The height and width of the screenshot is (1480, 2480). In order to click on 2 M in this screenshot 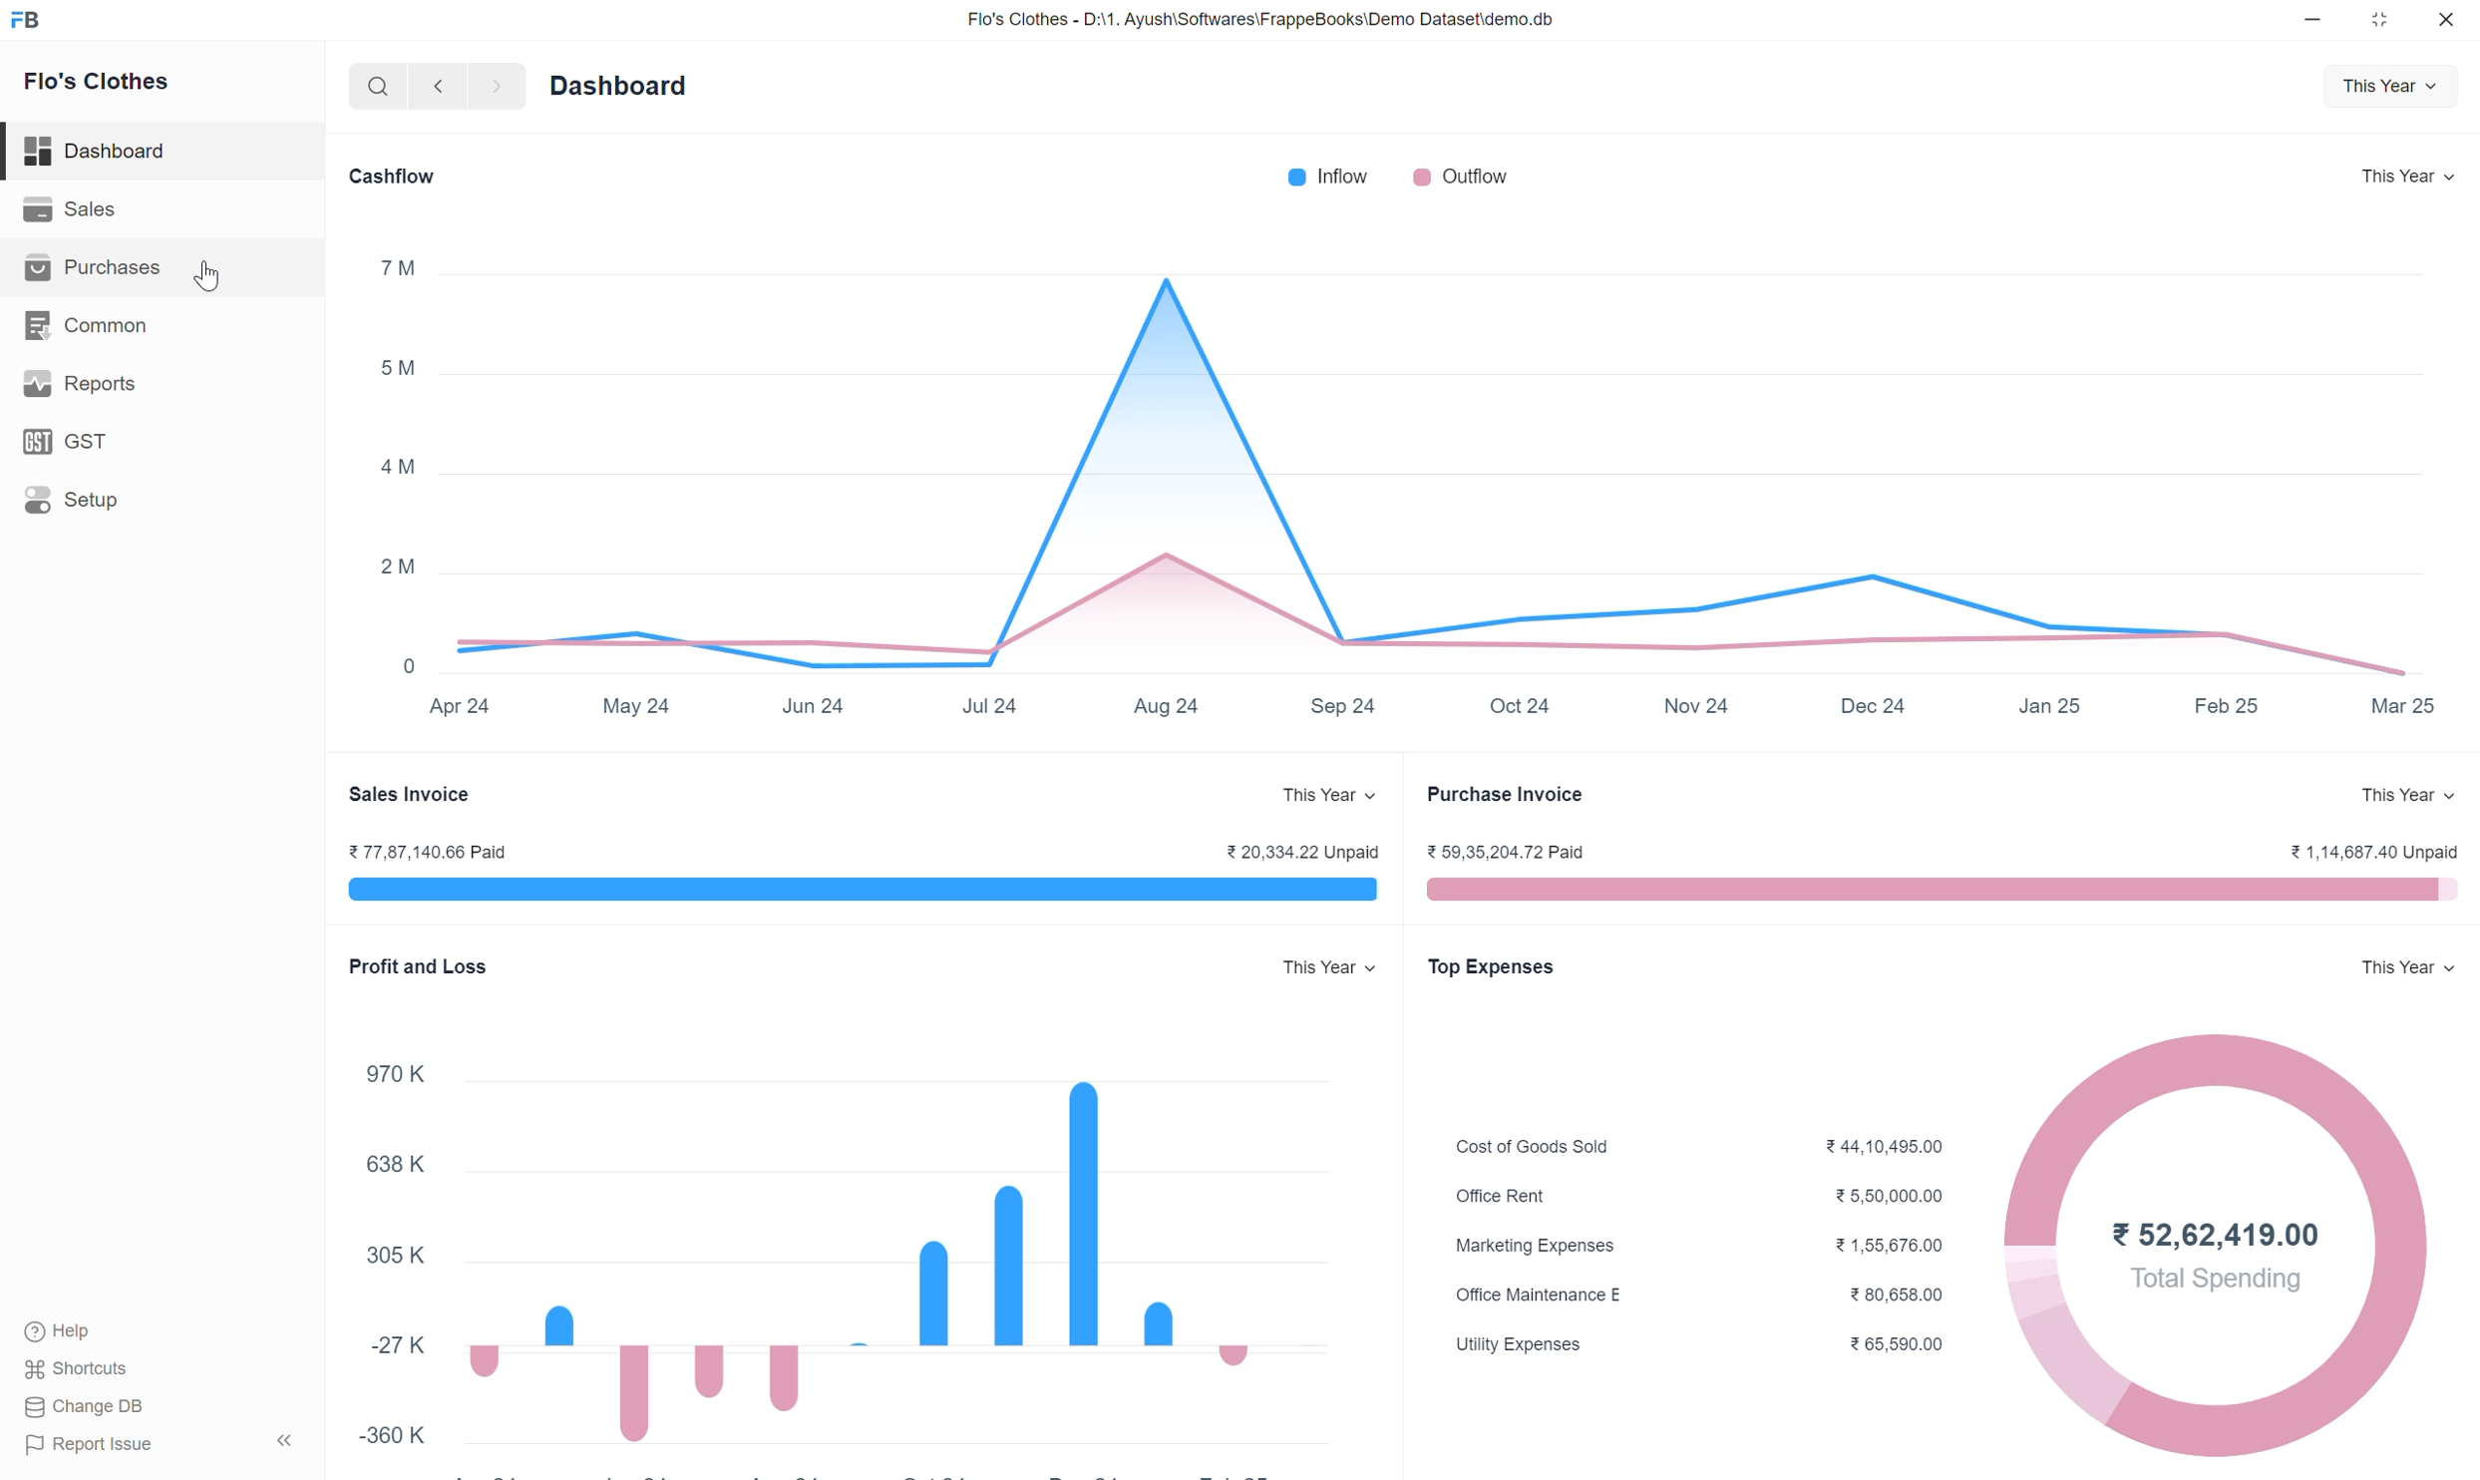, I will do `click(396, 566)`.